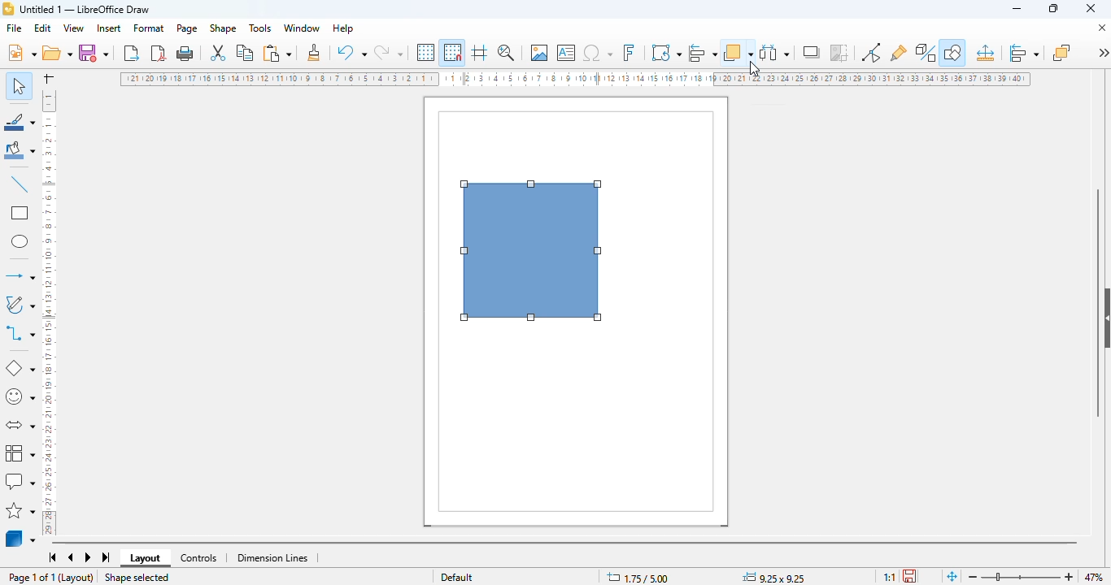 This screenshot has width=1111, height=585. I want to click on toggle point edit mode, so click(871, 53).